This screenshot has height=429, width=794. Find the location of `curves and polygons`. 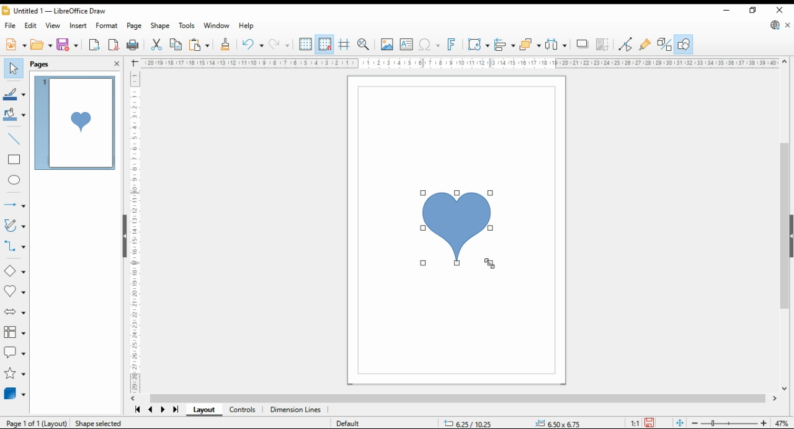

curves and polygons is located at coordinates (15, 226).